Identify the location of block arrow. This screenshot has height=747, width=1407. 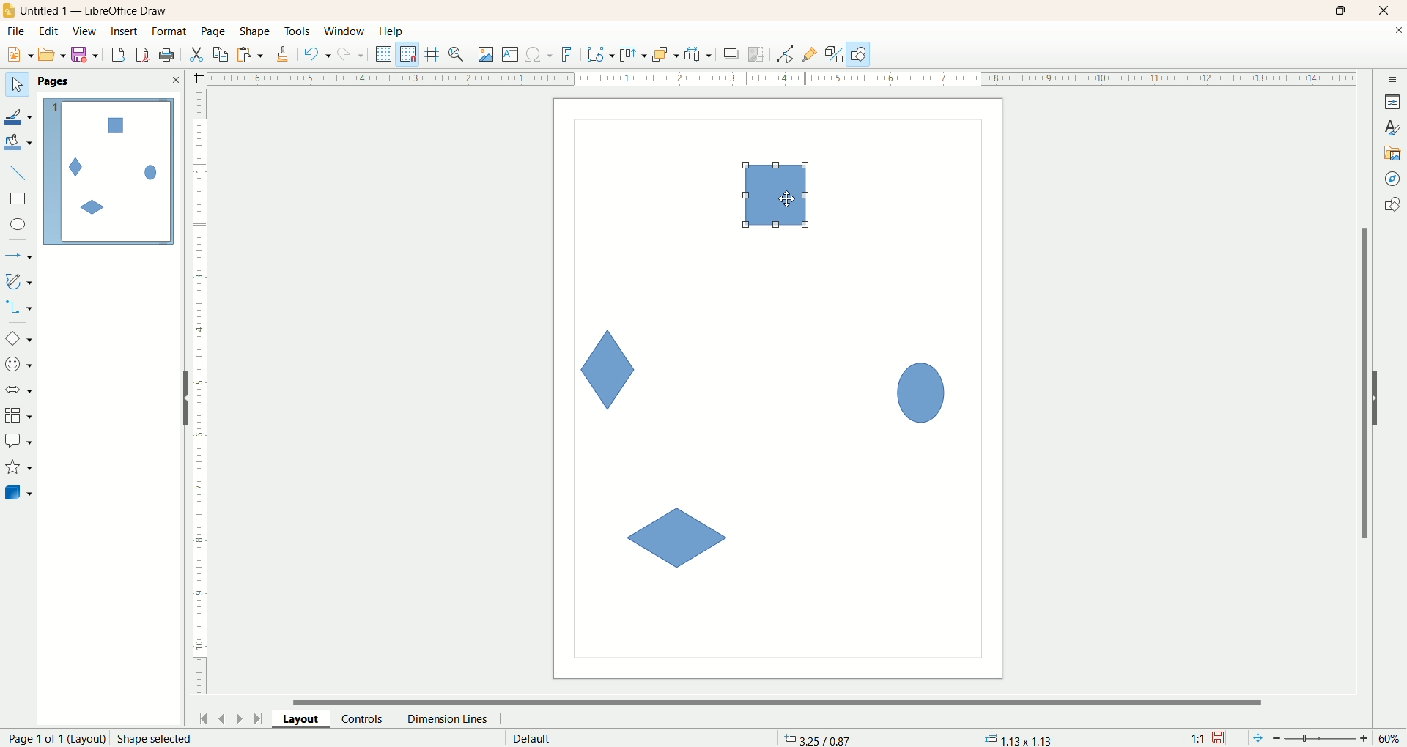
(21, 390).